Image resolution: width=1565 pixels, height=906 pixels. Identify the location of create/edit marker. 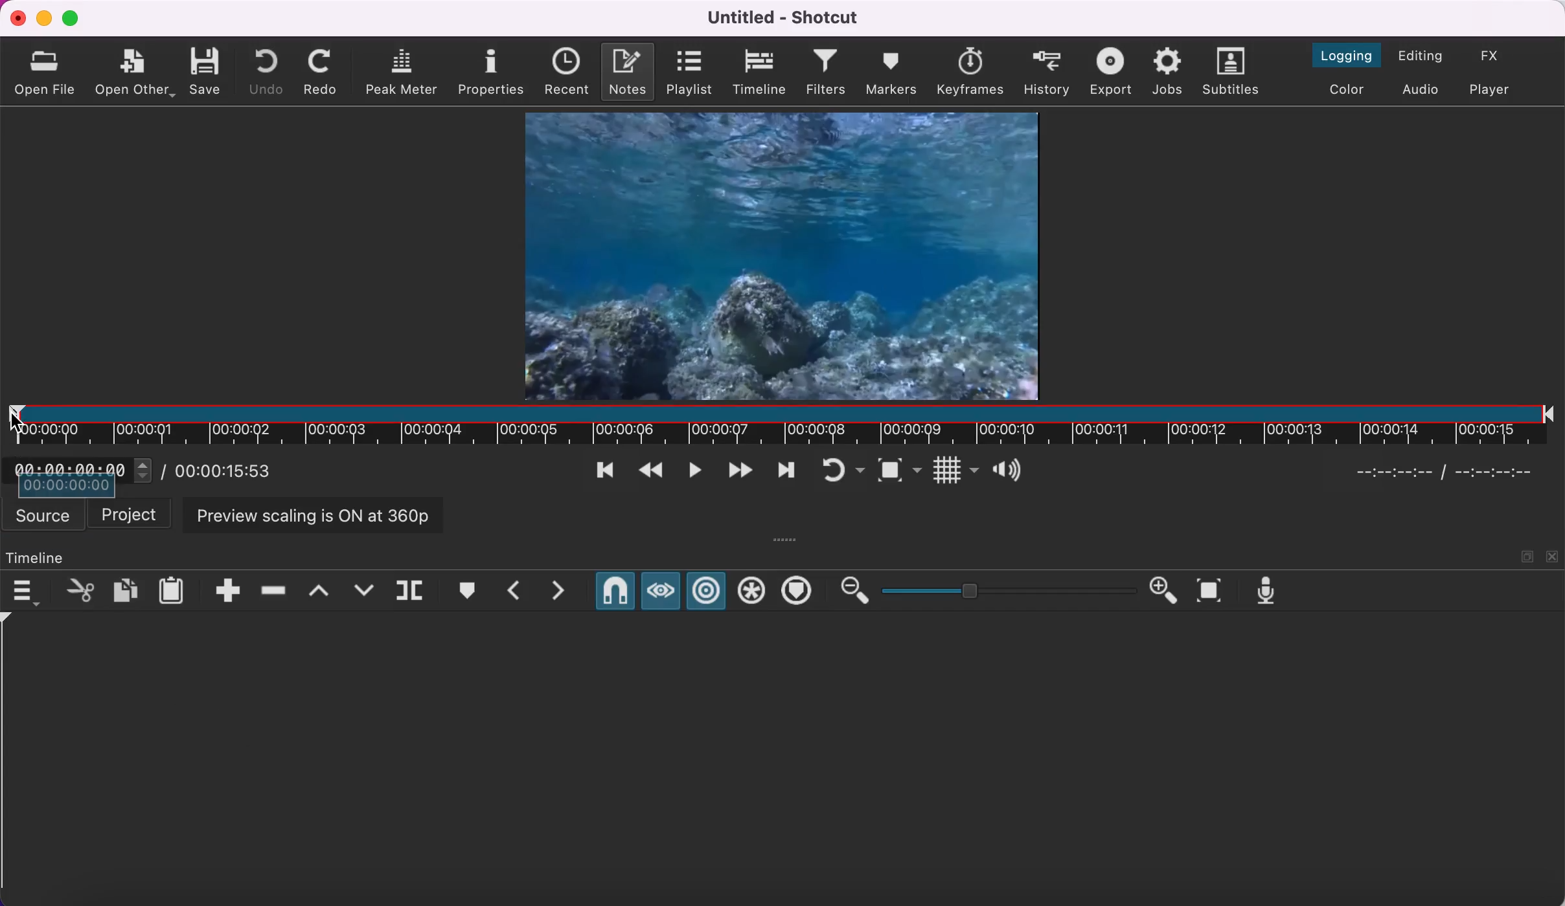
(466, 588).